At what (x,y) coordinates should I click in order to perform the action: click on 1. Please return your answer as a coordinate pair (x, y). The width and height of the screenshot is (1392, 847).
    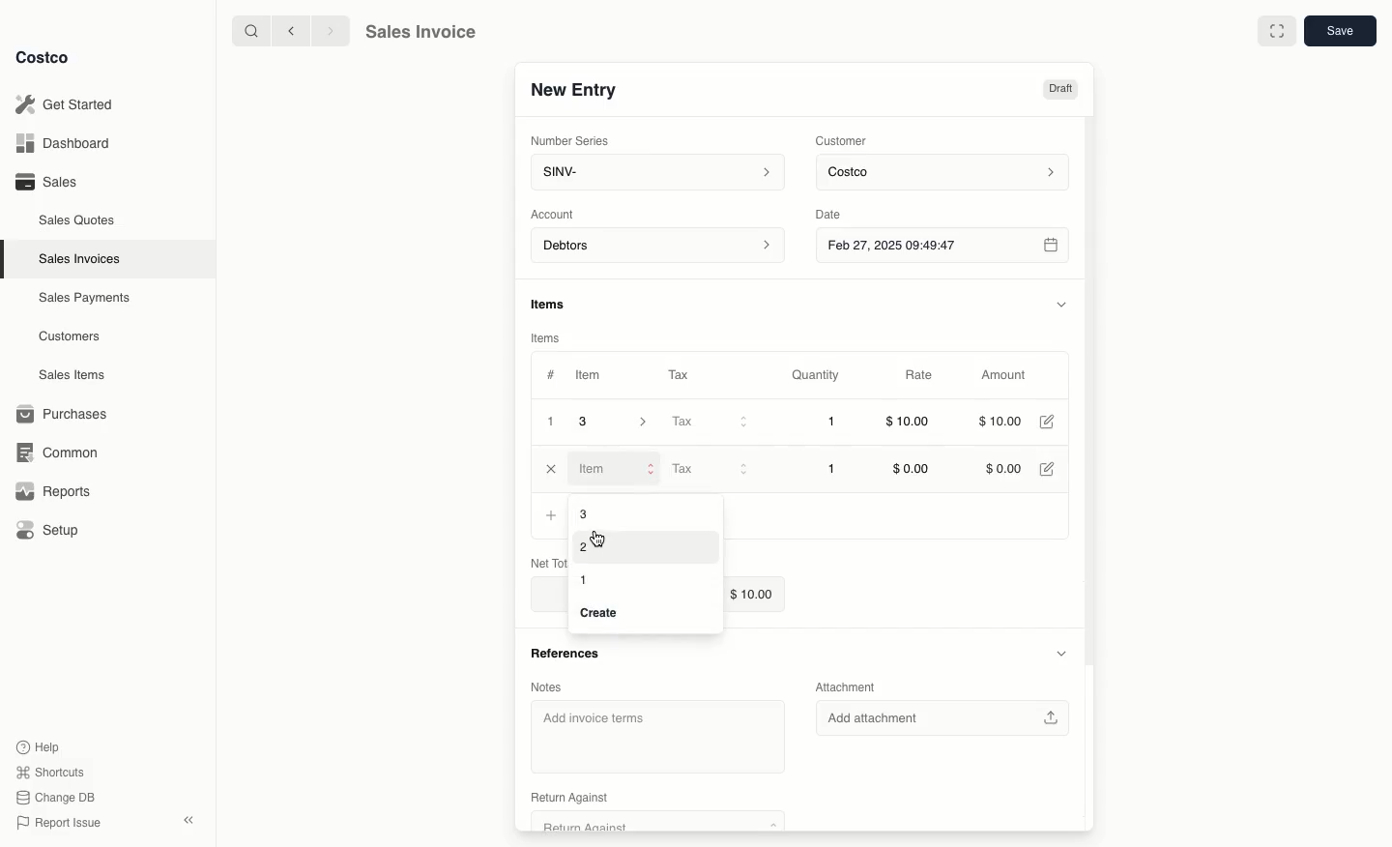
    Looking at the image, I should click on (833, 423).